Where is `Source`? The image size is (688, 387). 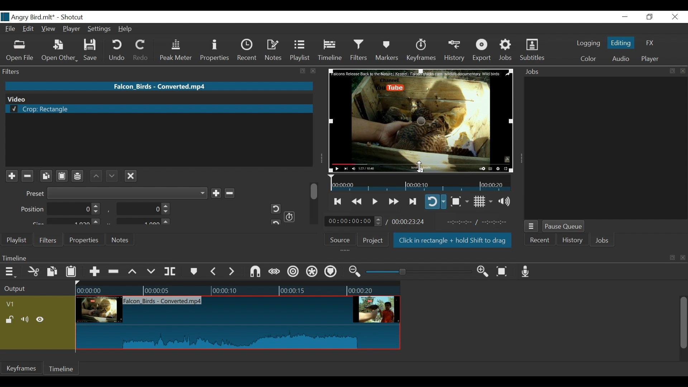
Source is located at coordinates (343, 239).